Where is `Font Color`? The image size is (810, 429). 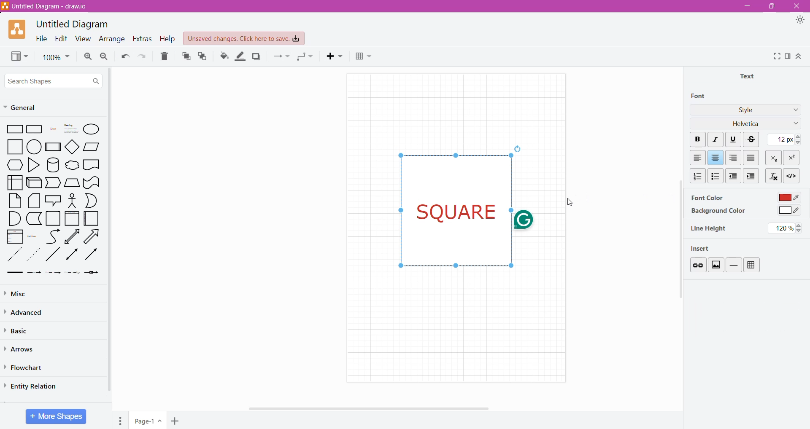 Font Color is located at coordinates (707, 197).